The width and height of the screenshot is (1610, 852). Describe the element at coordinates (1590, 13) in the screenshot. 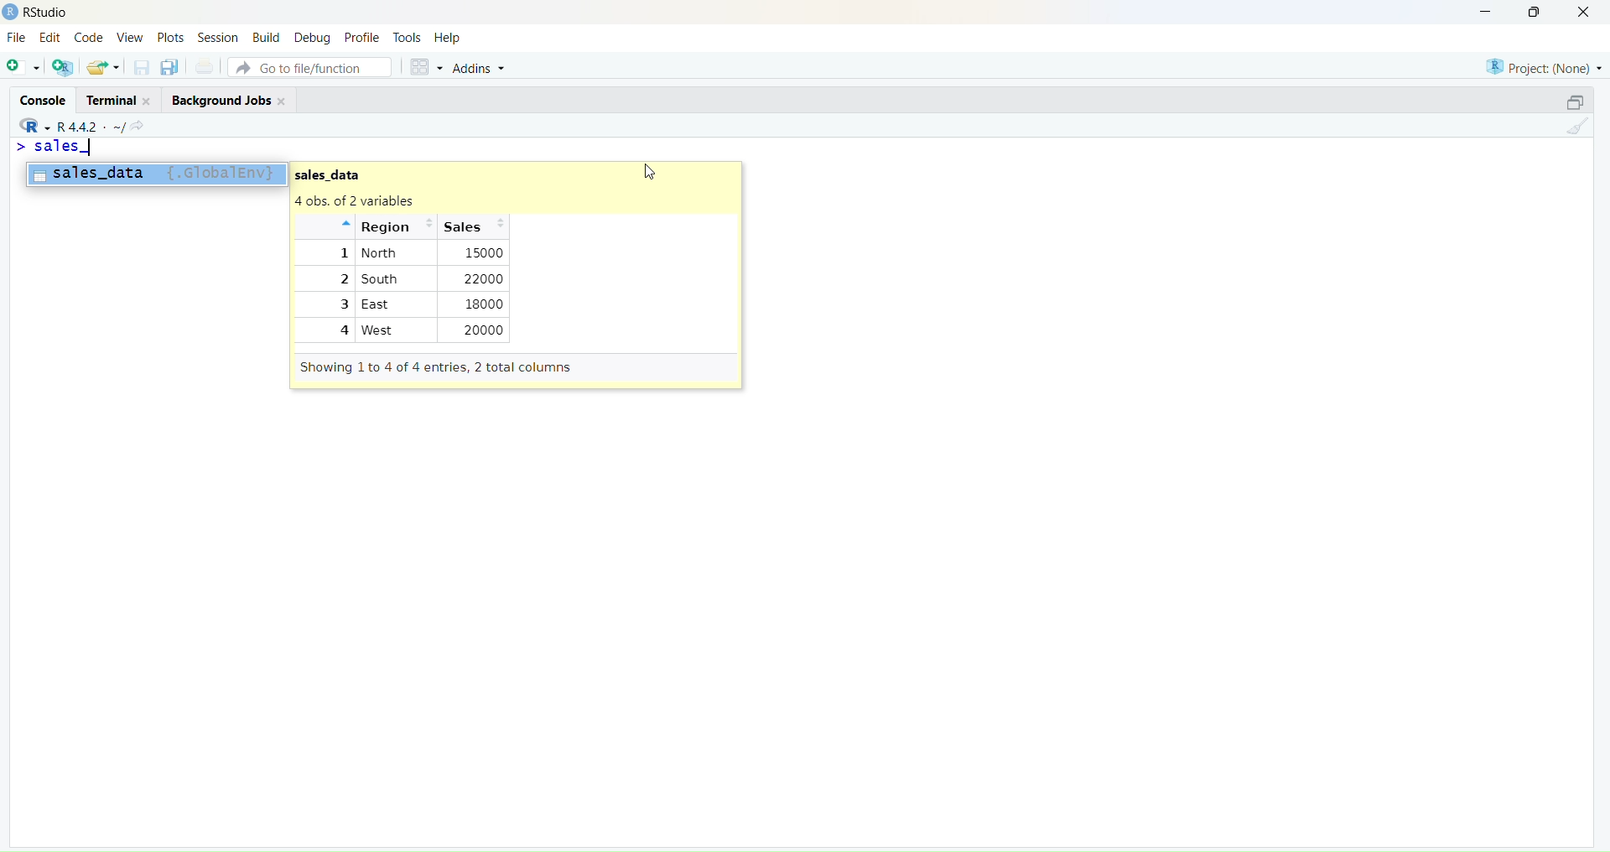

I see `close` at that location.